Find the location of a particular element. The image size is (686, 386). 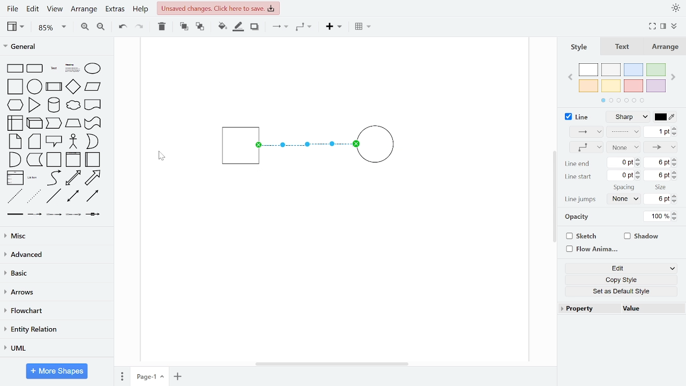

arrow is located at coordinates (93, 178).